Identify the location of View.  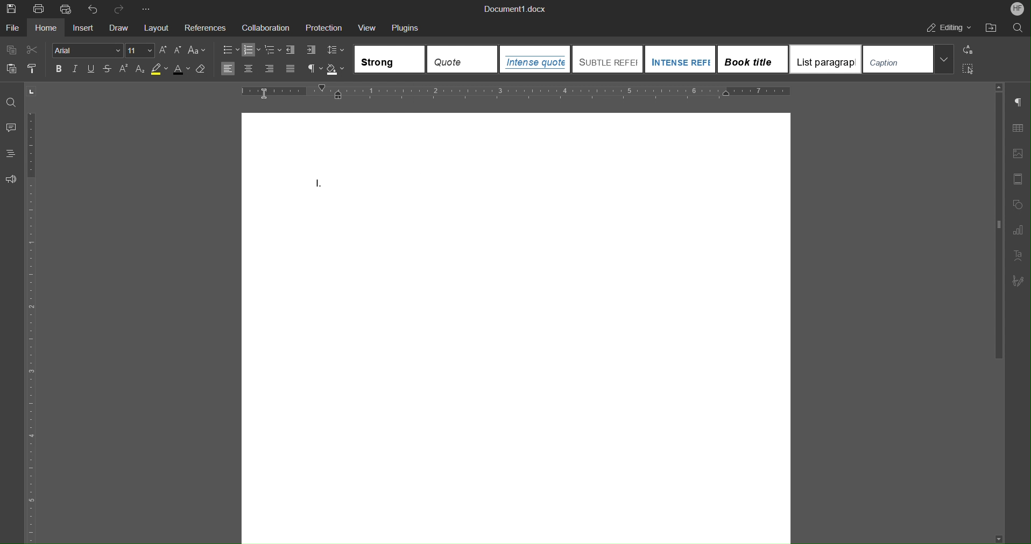
(366, 27).